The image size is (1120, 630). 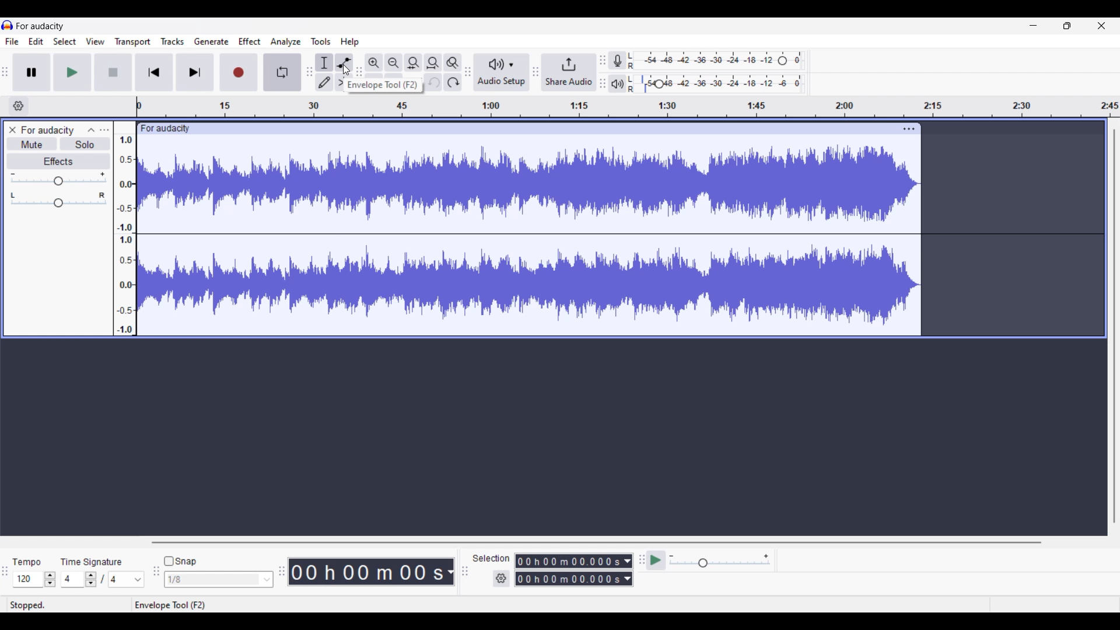 I want to click on Zoom out, so click(x=394, y=62).